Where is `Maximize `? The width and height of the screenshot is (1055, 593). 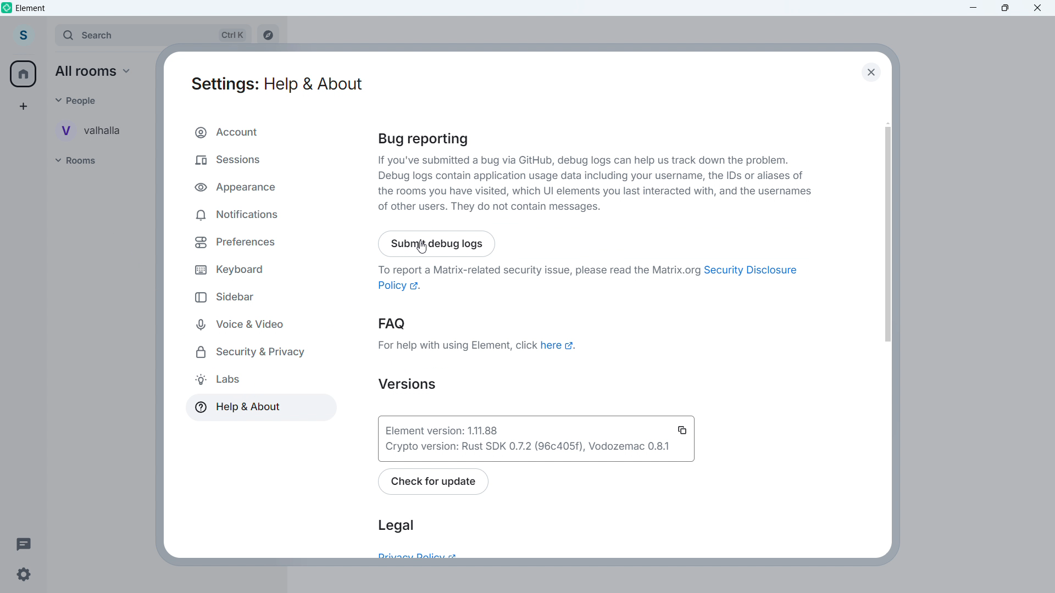 Maximize  is located at coordinates (1006, 8).